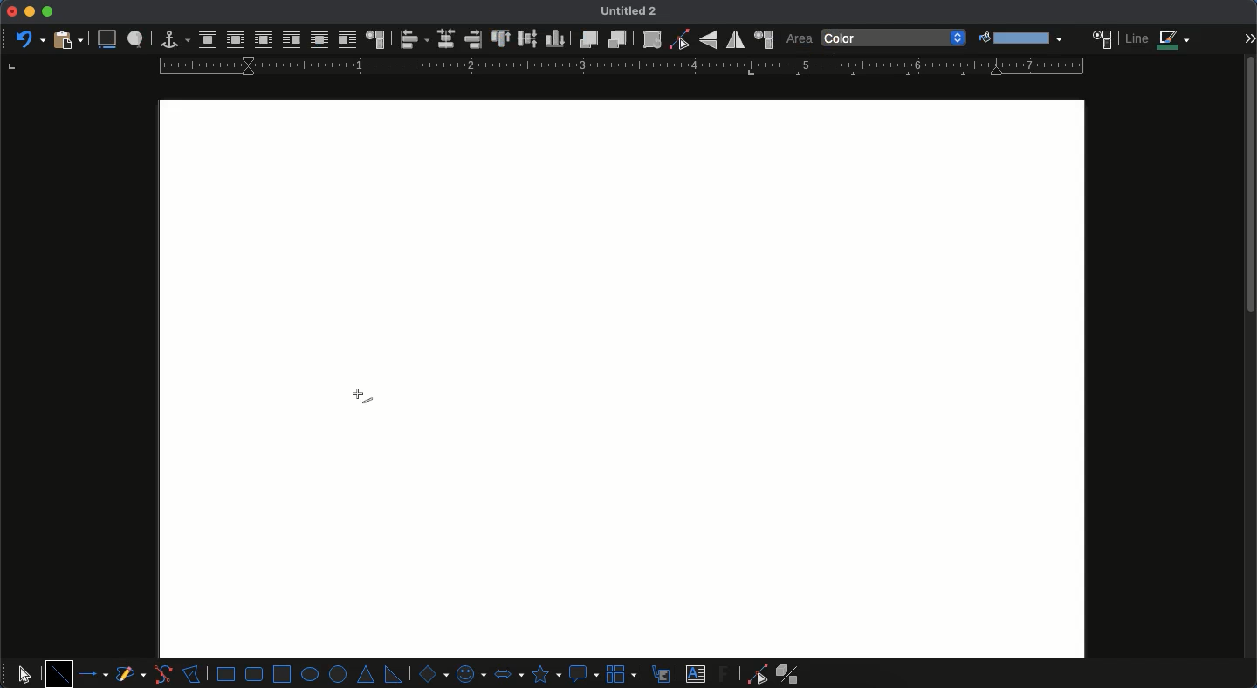 Image resolution: width=1257 pixels, height=688 pixels. What do you see at coordinates (131, 675) in the screenshot?
I see `curves and polygons` at bounding box center [131, 675].